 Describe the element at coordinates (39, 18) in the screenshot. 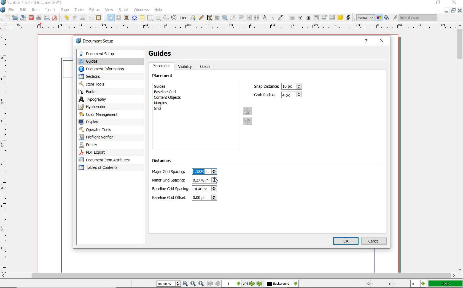

I see `print` at that location.